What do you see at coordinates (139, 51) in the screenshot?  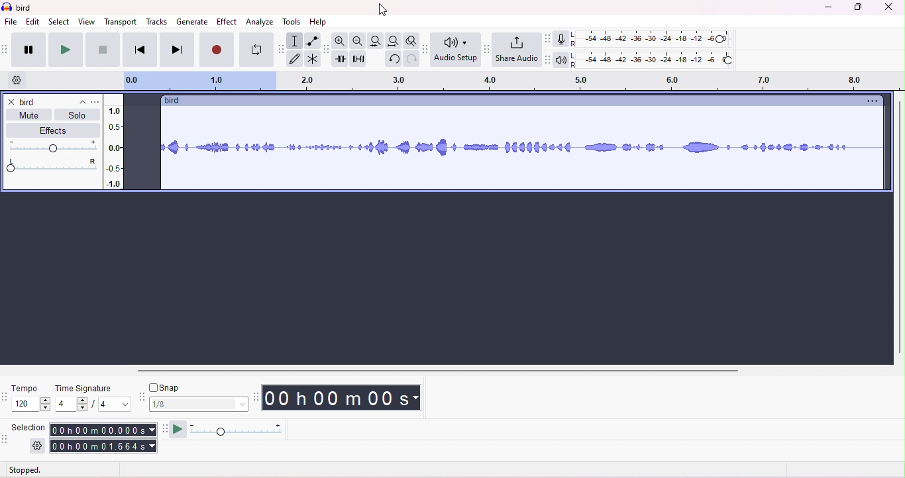 I see `previous` at bounding box center [139, 51].